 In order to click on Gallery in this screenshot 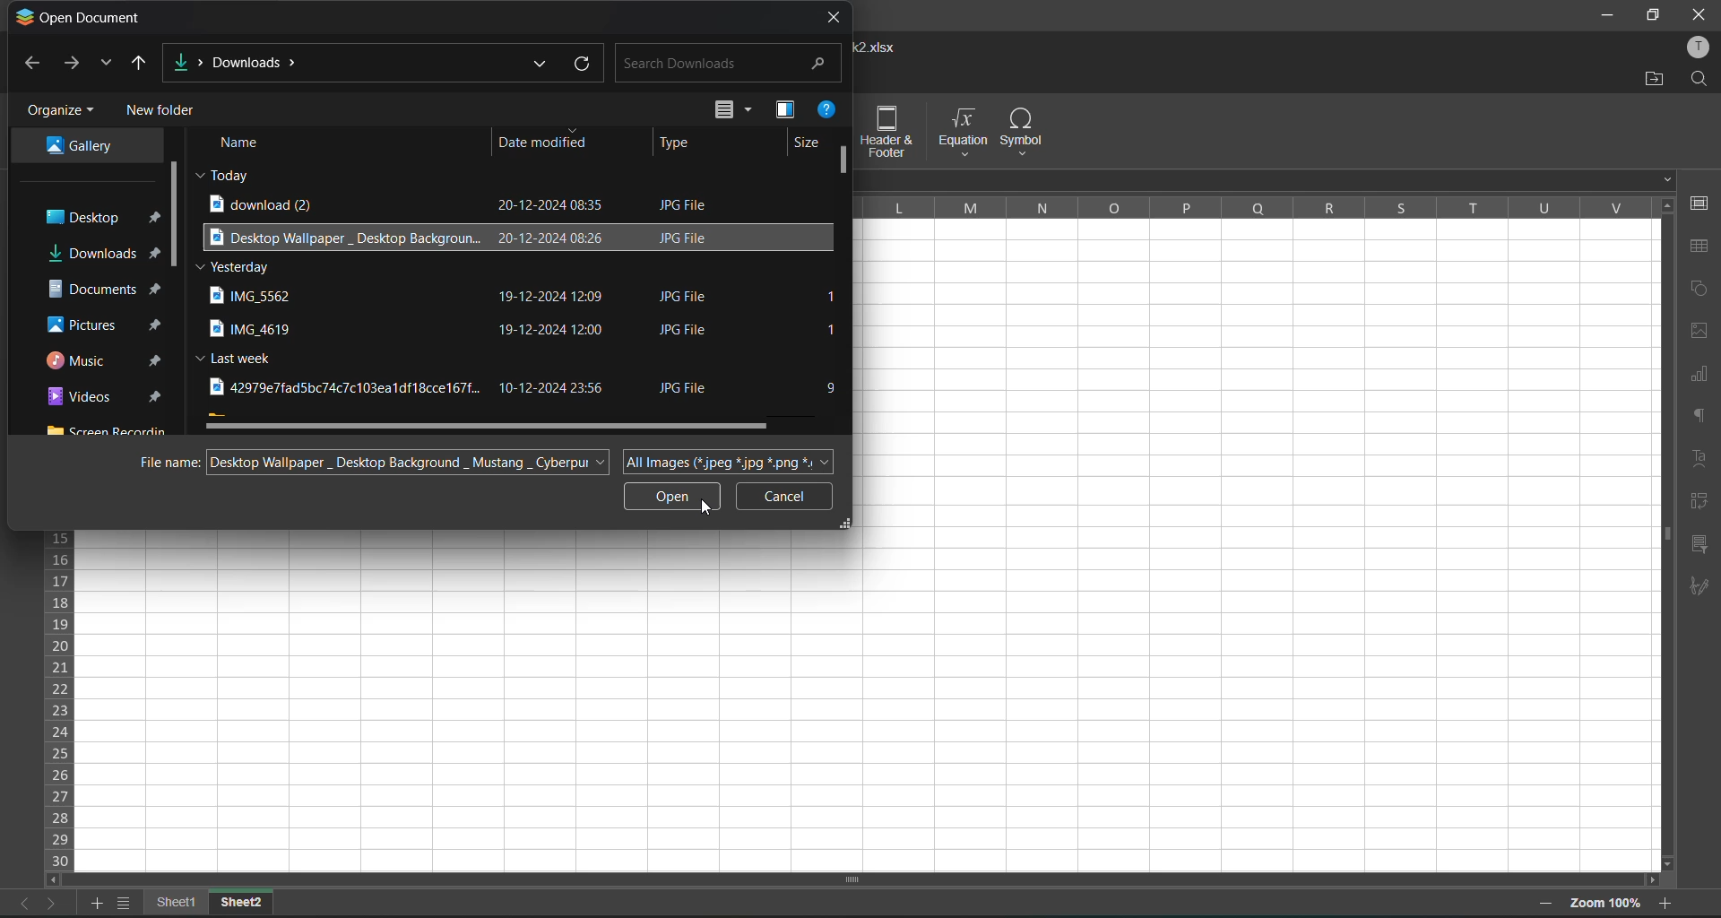, I will do `click(88, 146)`.